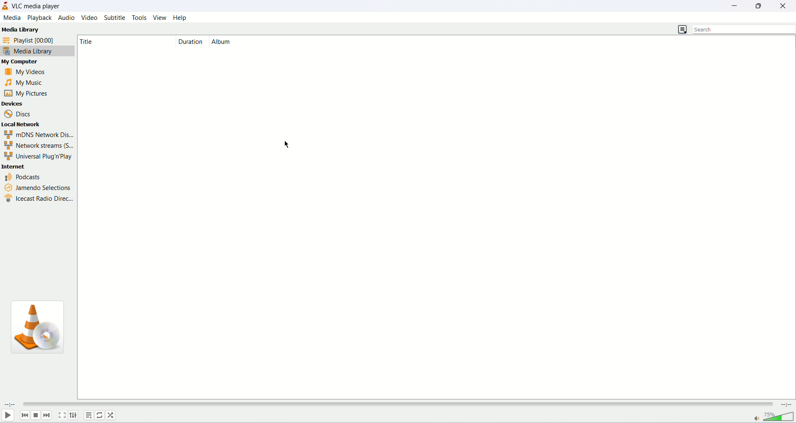  Describe the element at coordinates (6, 6) in the screenshot. I see `logo` at that location.